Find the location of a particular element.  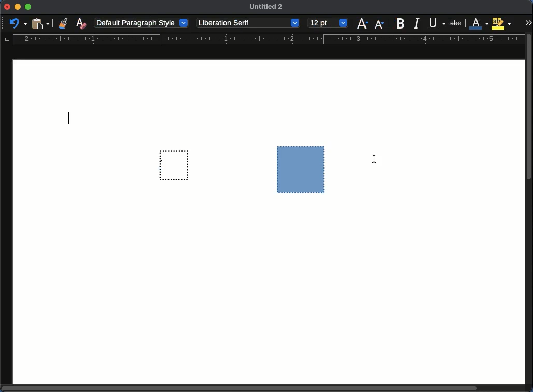

12 pt - size is located at coordinates (328, 23).